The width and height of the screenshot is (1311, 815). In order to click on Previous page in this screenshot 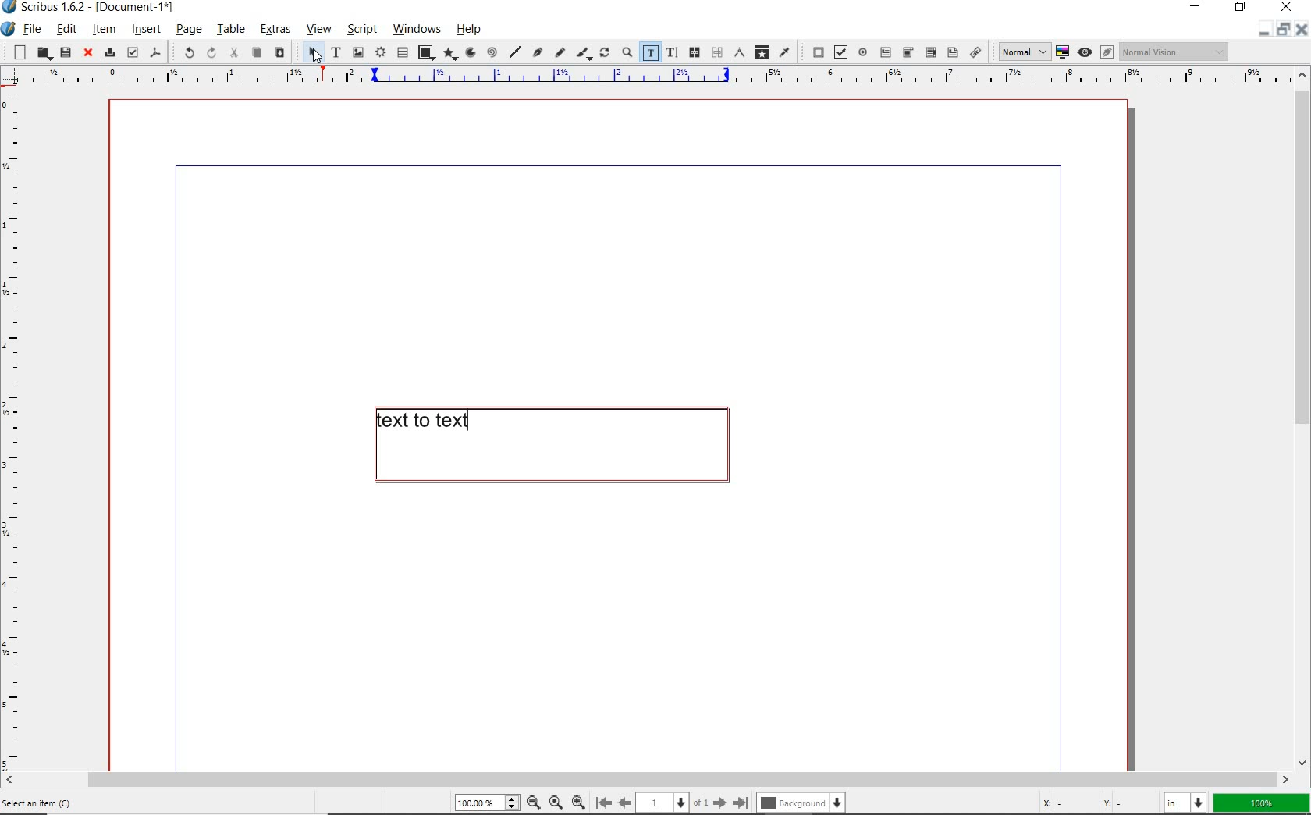, I will do `click(623, 803)`.